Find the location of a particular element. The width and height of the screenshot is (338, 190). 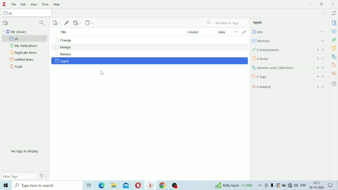

expand is located at coordinates (323, 67).